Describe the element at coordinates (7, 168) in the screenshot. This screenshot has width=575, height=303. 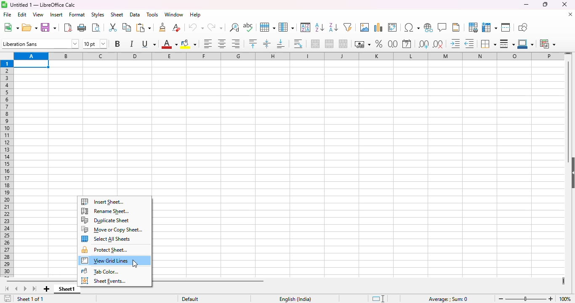
I see `rows` at that location.